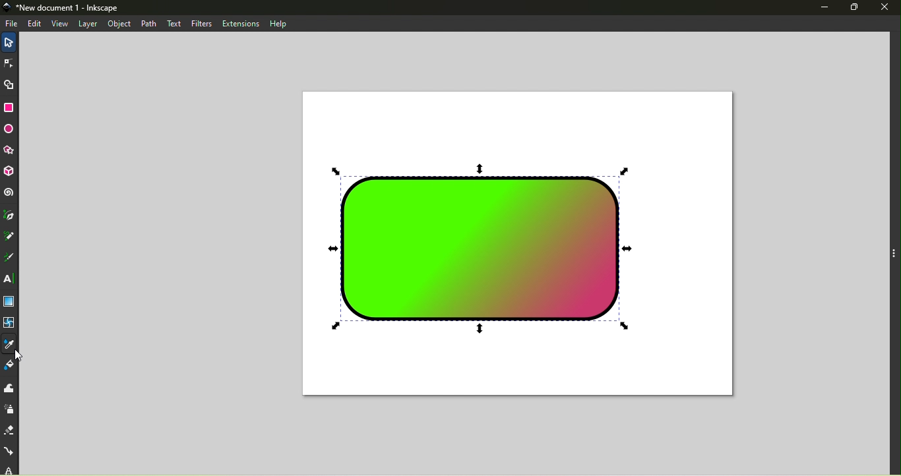  I want to click on Paint bucket tool, so click(12, 367).